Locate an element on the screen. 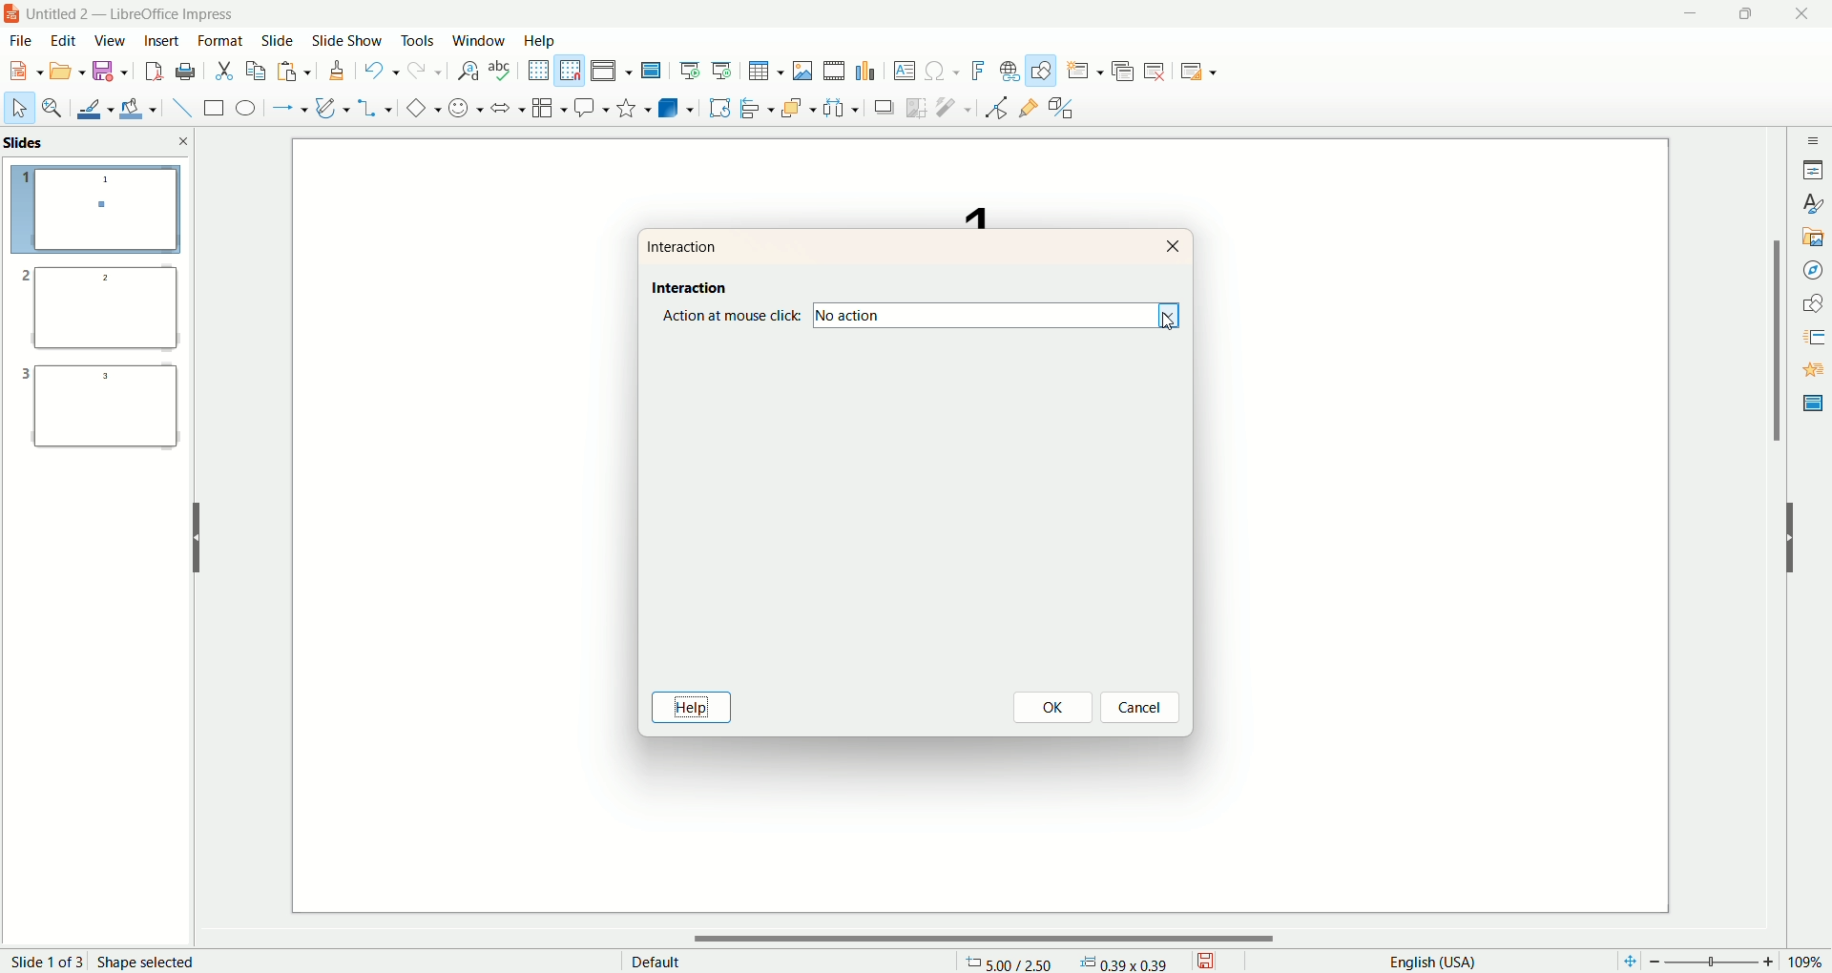 This screenshot has width=1832, height=973. callout shapes is located at coordinates (589, 109).